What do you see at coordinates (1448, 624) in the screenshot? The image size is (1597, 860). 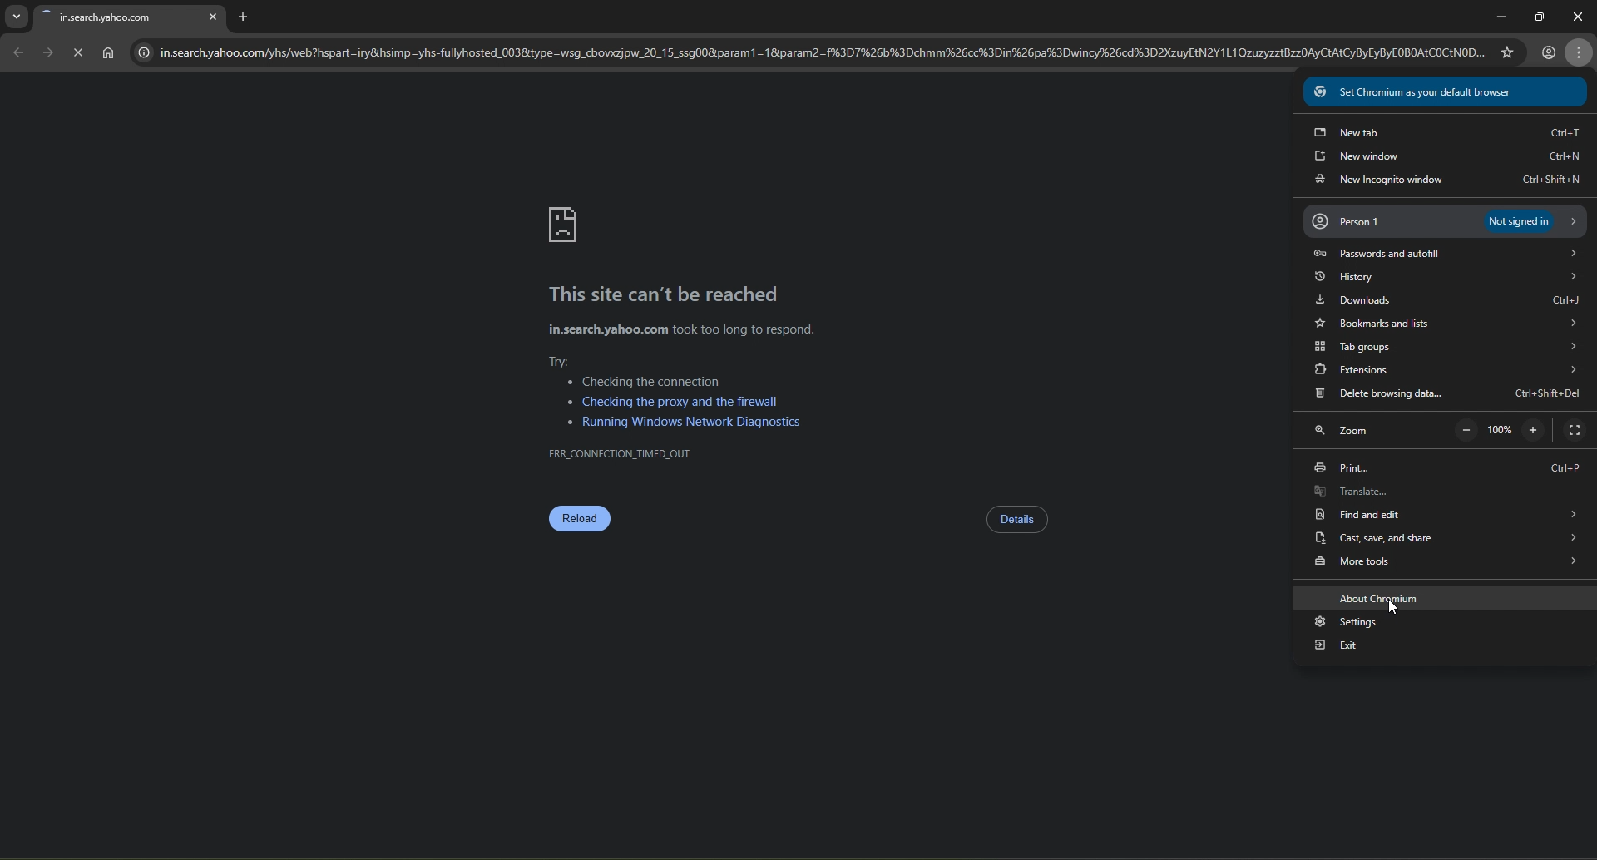 I see `settings` at bounding box center [1448, 624].